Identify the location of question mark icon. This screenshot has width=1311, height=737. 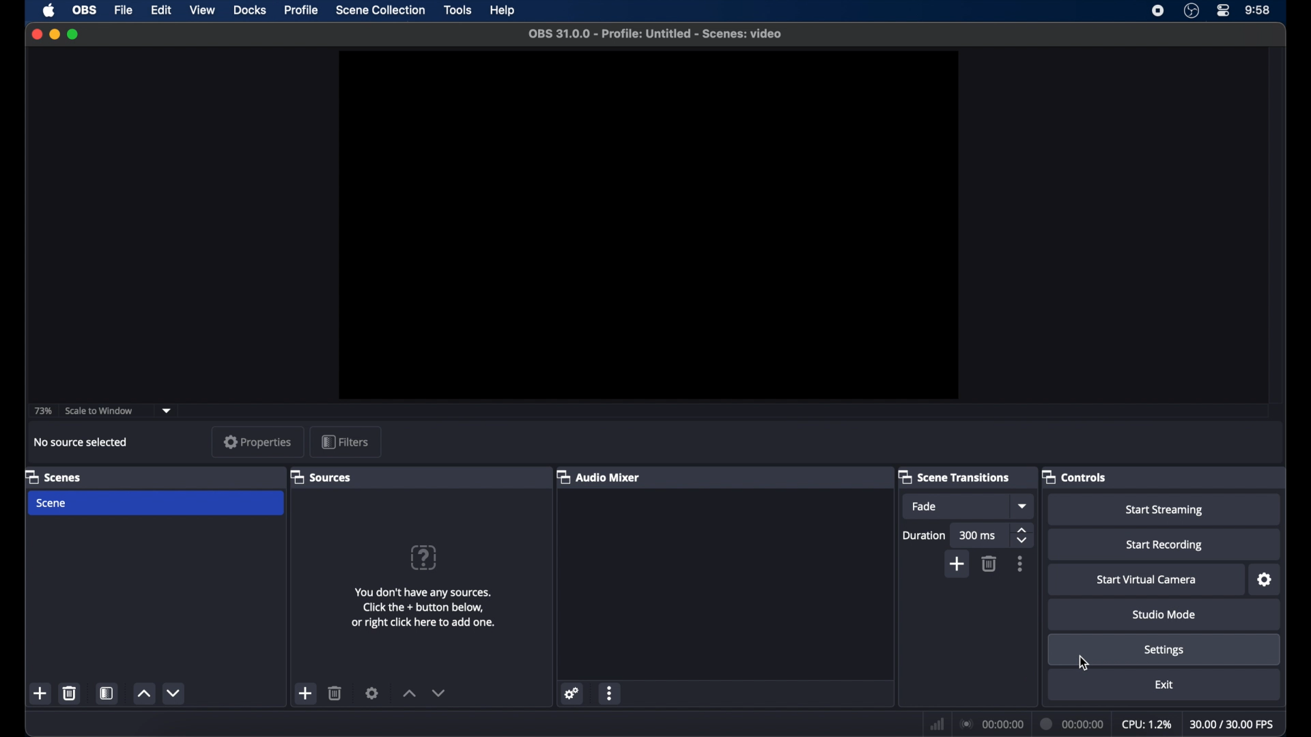
(425, 557).